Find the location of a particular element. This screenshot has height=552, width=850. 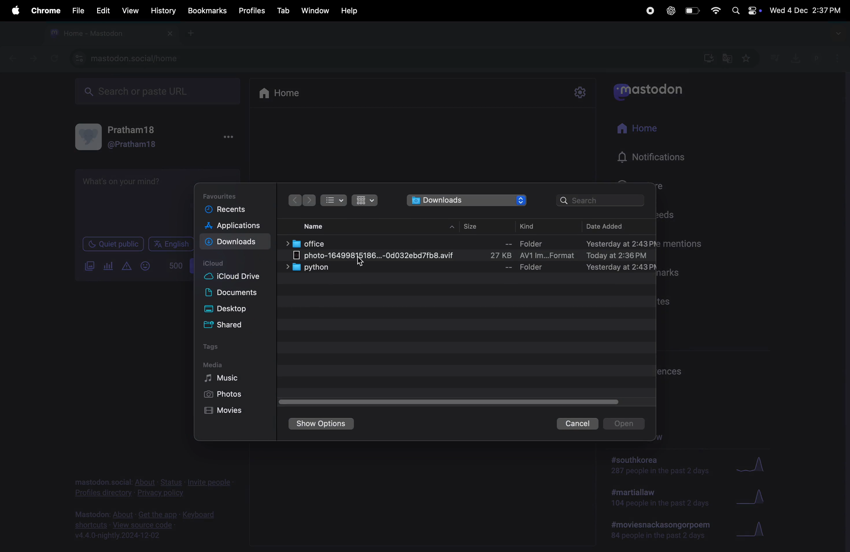

Files is located at coordinates (77, 10).